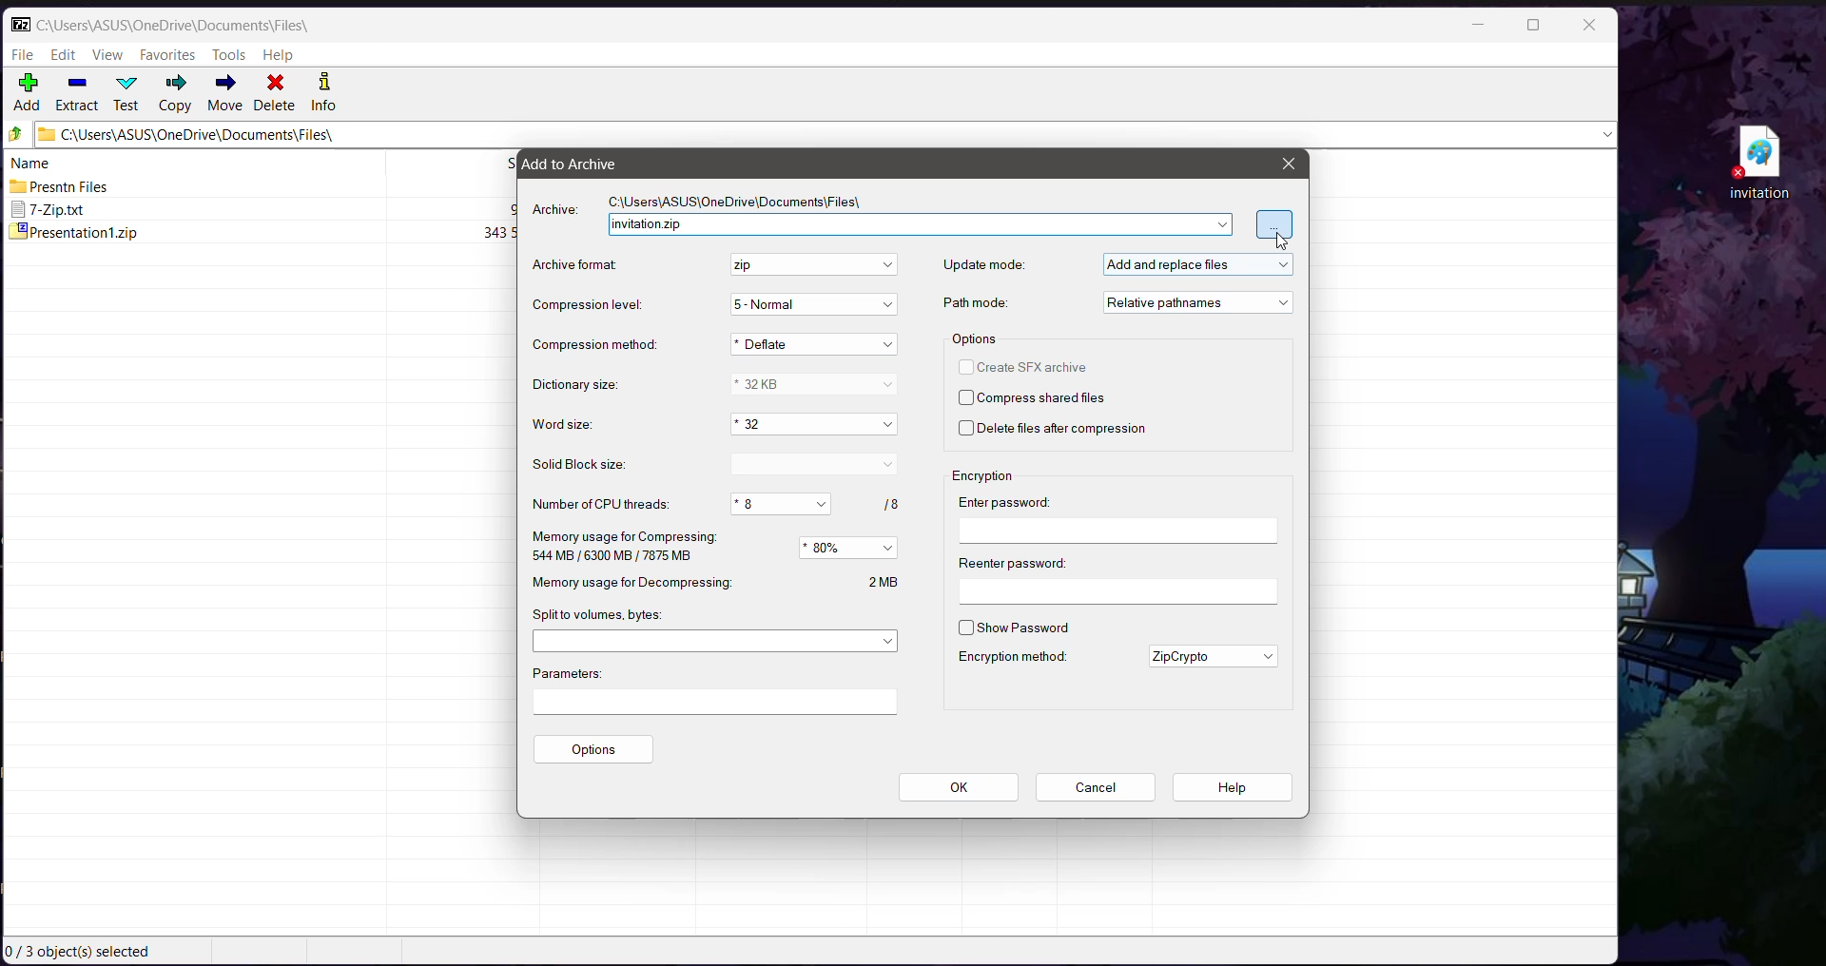 The height and width of the screenshot is (966, 1826). Describe the element at coordinates (977, 338) in the screenshot. I see `Options` at that location.